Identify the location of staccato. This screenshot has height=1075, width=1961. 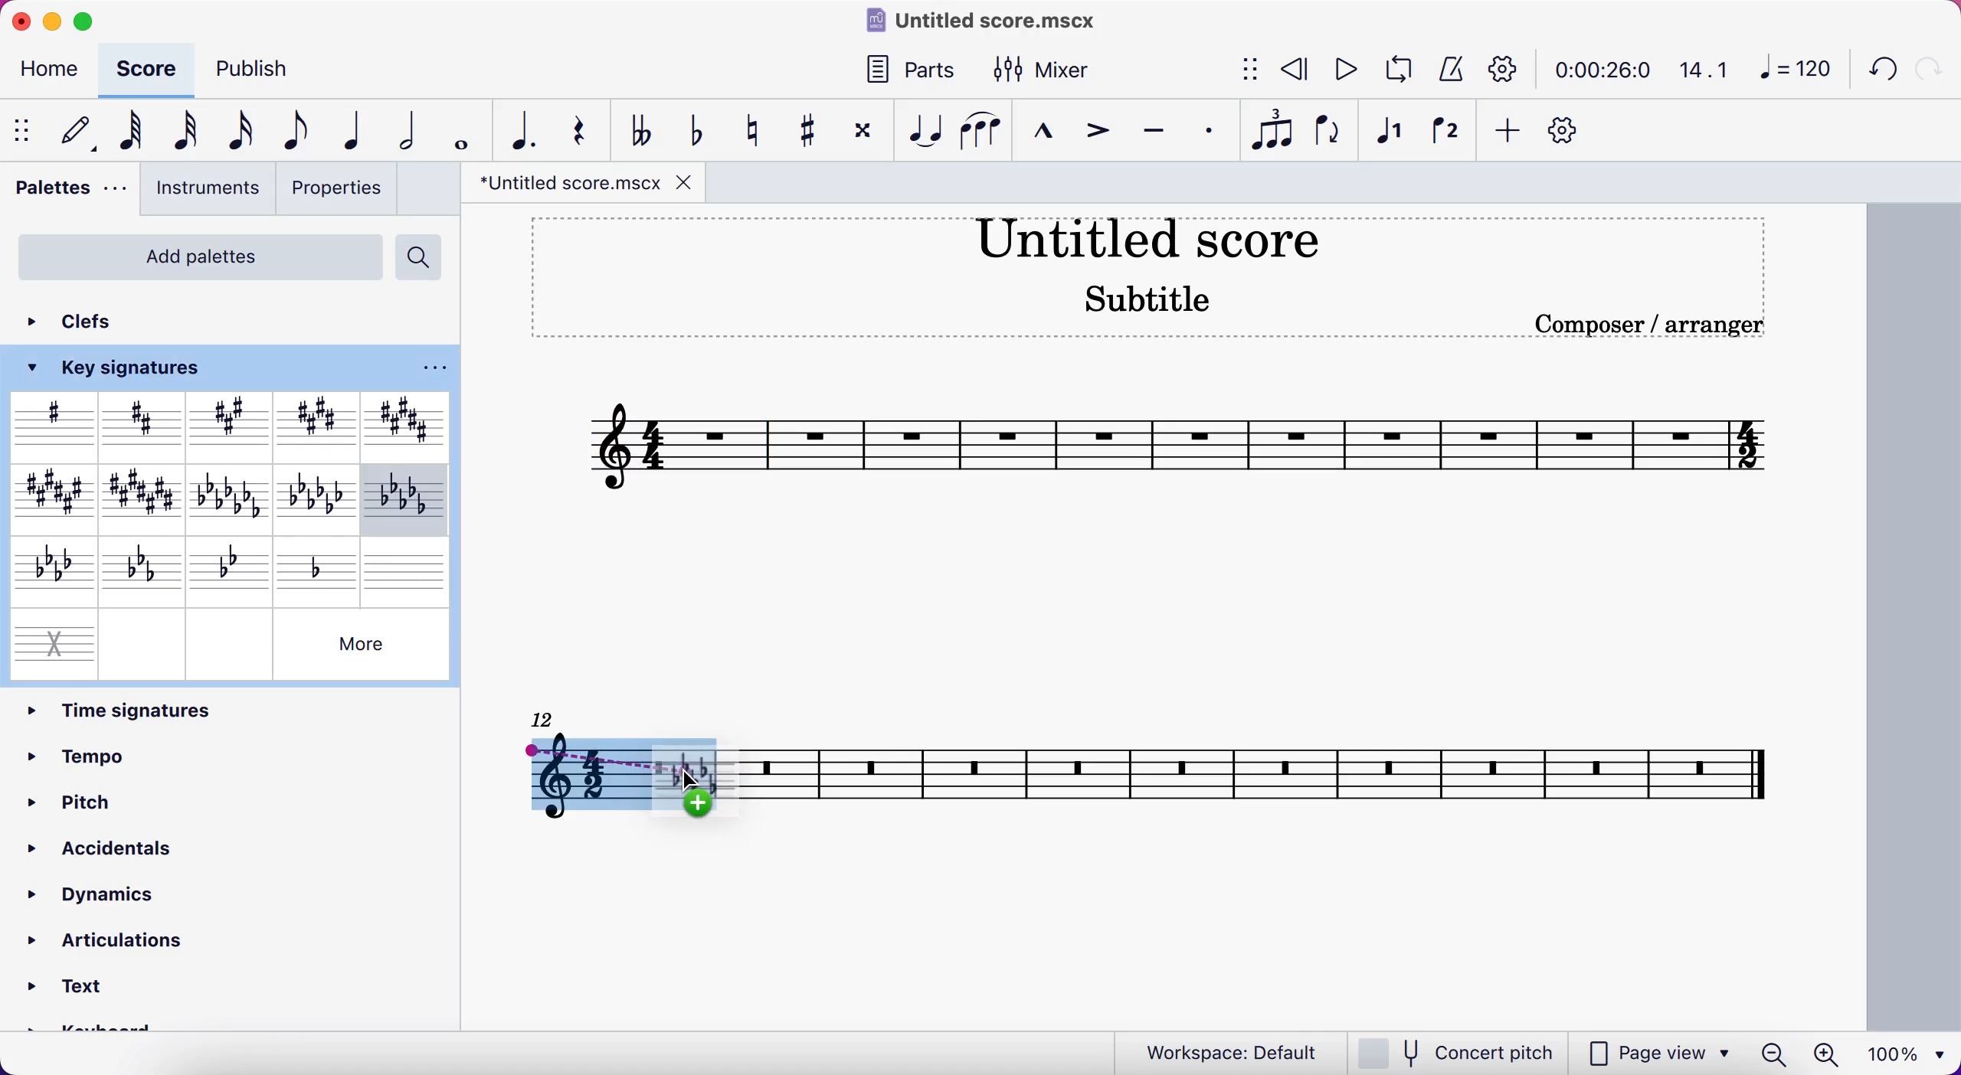
(1215, 132).